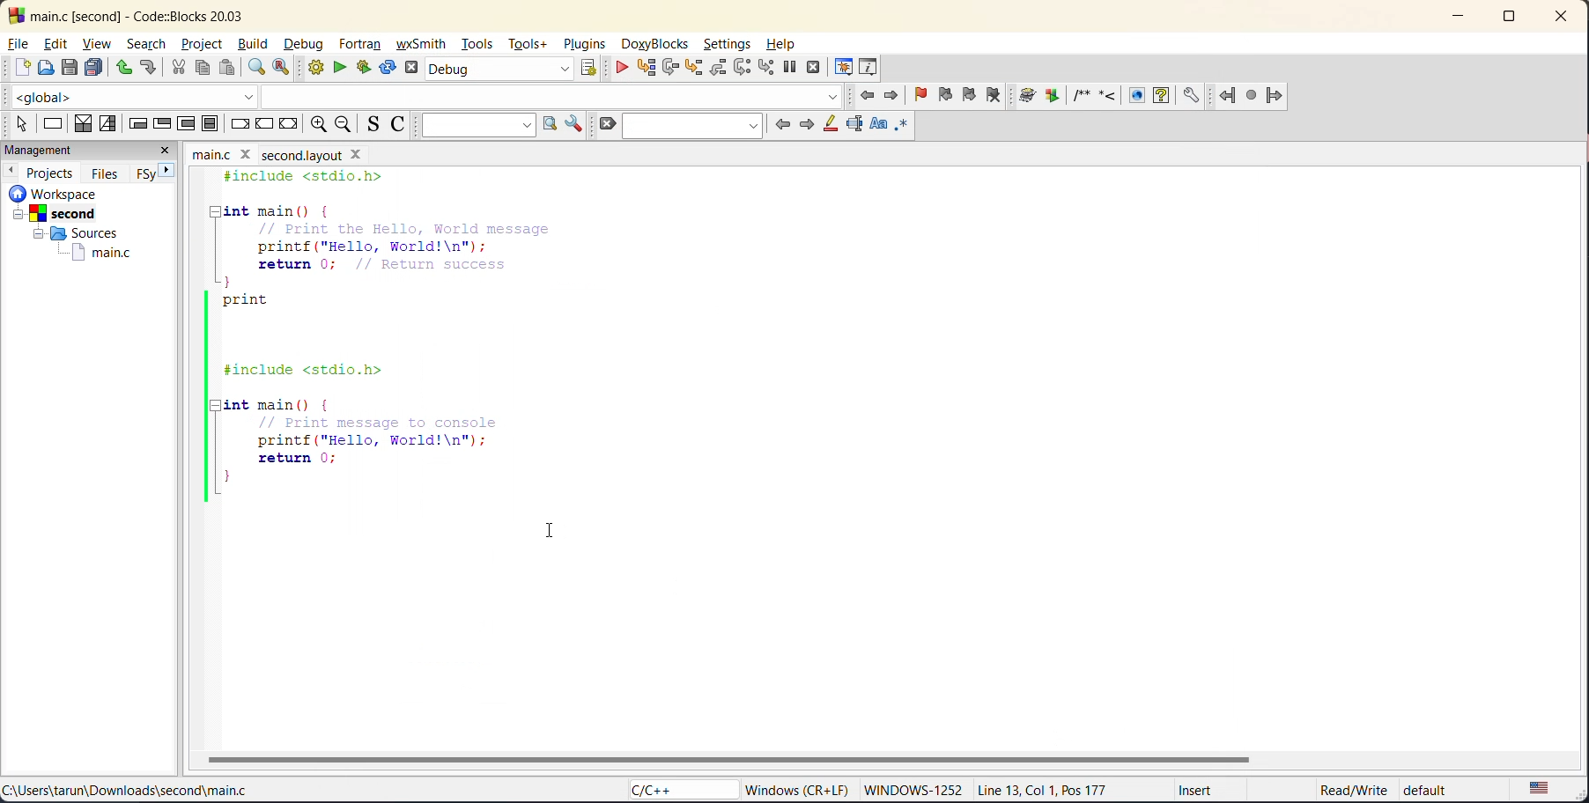 This screenshot has width=1589, height=803. I want to click on run search, so click(546, 124).